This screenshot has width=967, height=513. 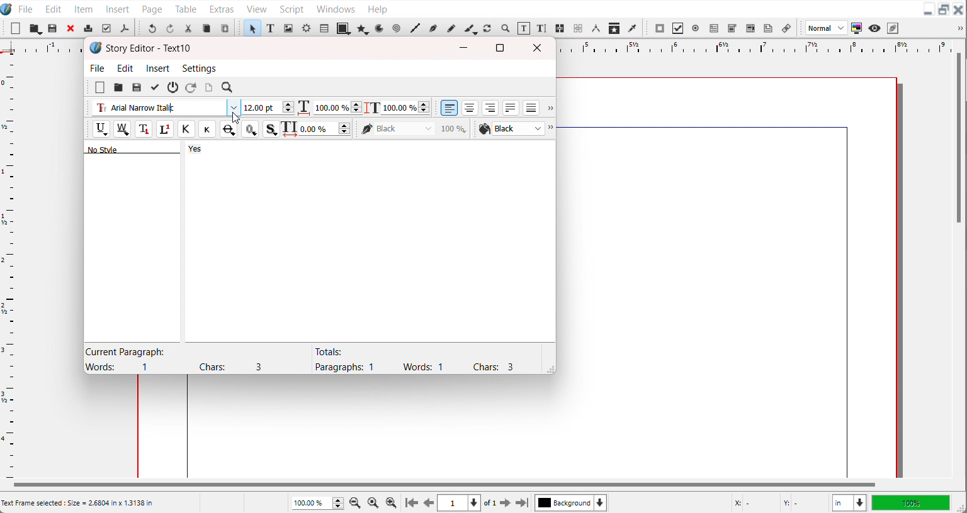 What do you see at coordinates (380, 28) in the screenshot?
I see `Arc` at bounding box center [380, 28].